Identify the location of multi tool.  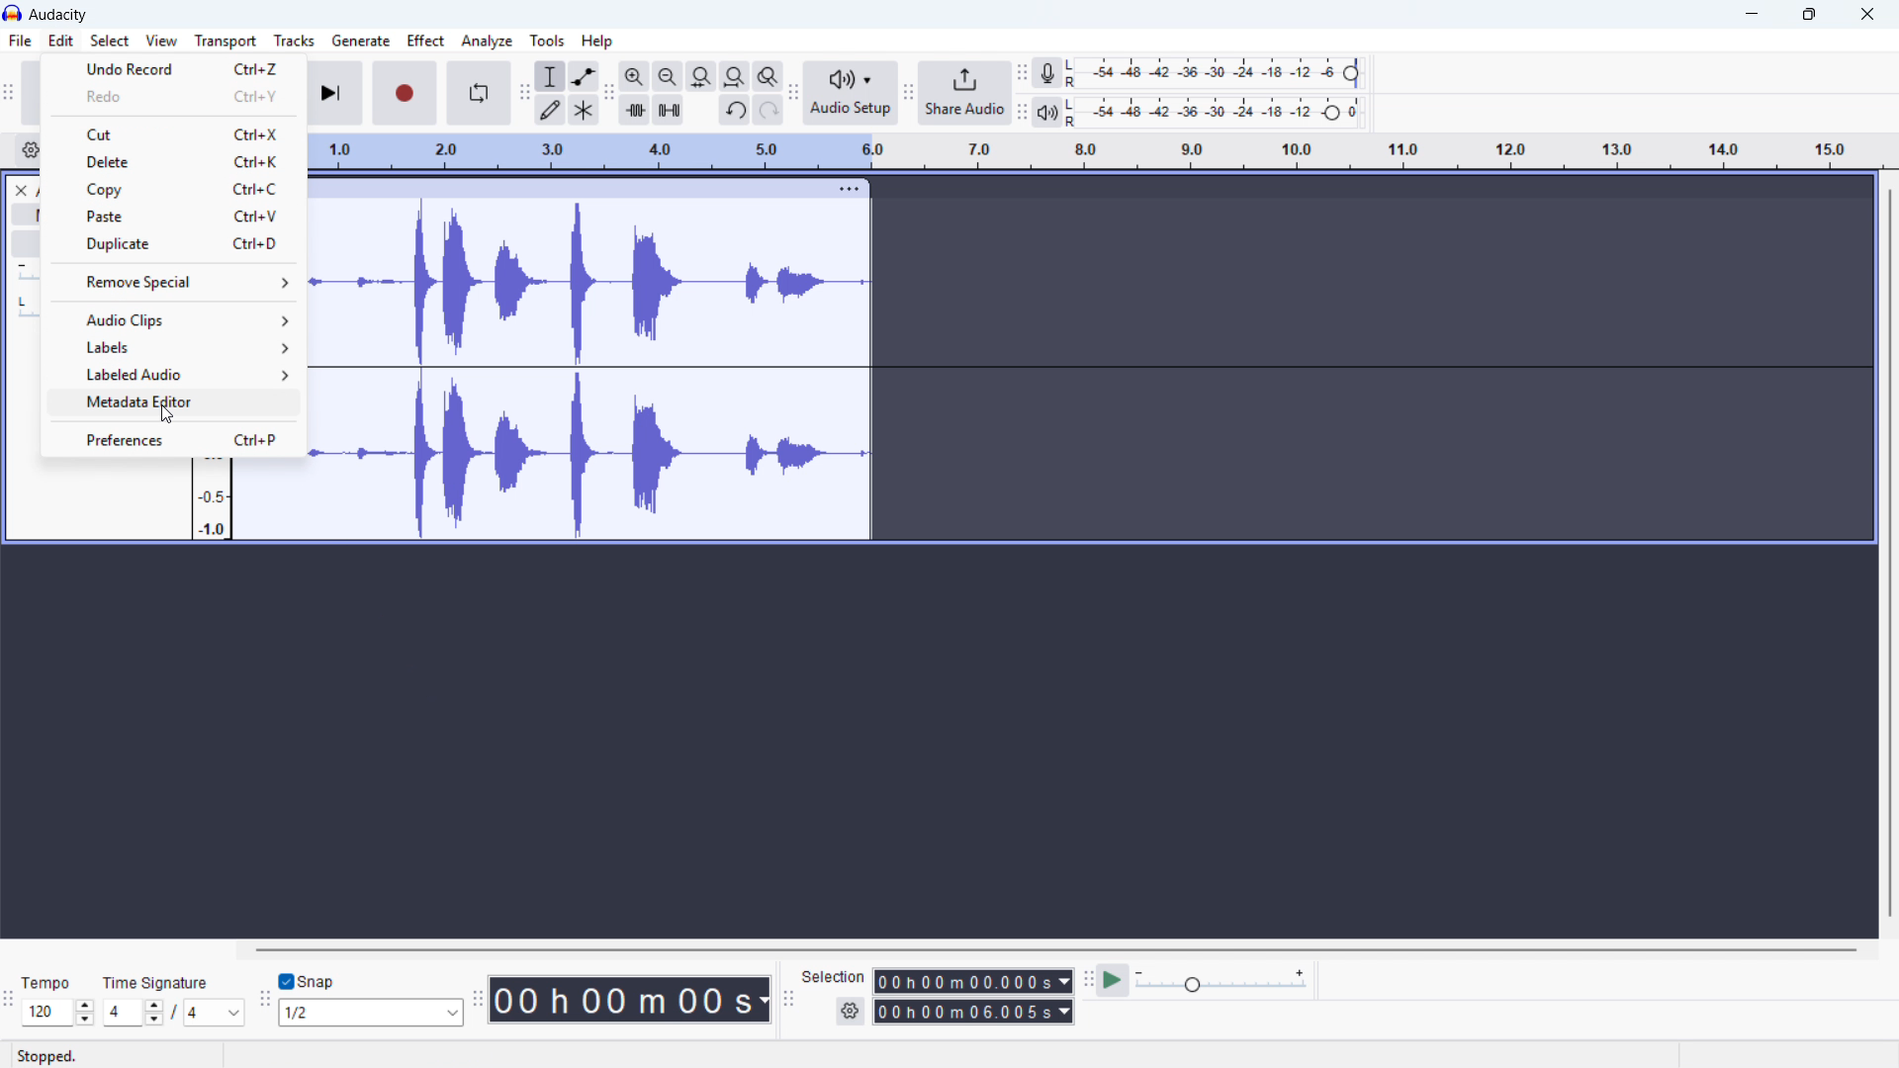
(585, 111).